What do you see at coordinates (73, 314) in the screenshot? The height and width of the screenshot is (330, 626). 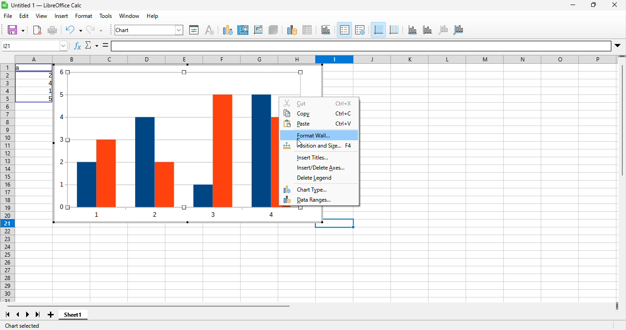 I see `sheet1` at bounding box center [73, 314].